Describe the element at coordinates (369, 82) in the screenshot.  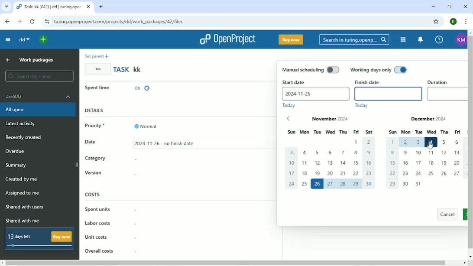
I see `Finish date` at that location.